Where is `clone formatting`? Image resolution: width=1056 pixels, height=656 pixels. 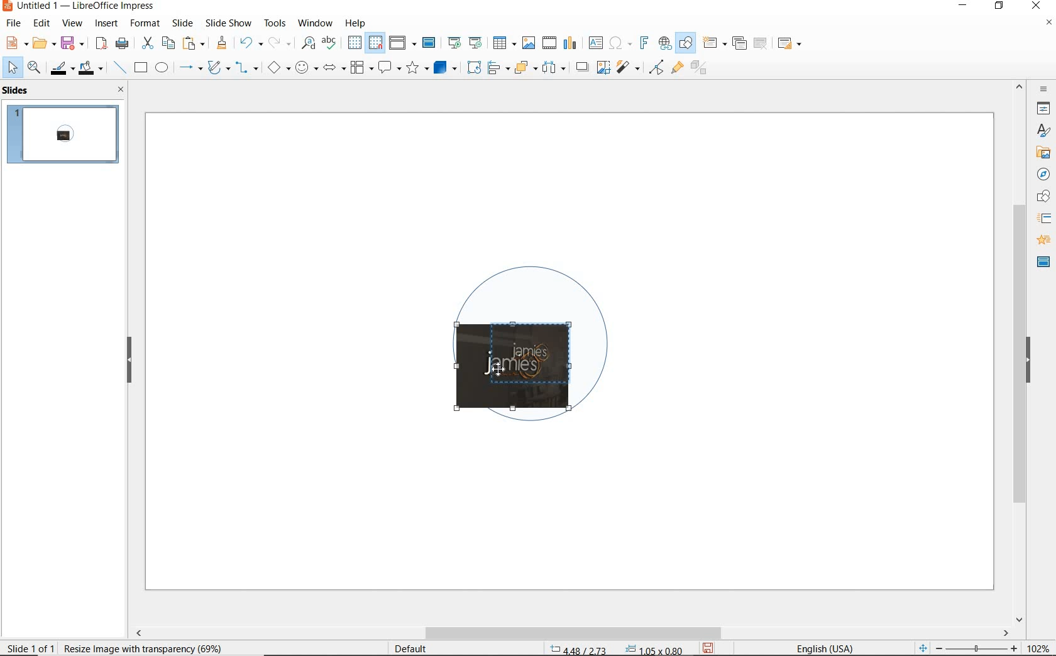
clone formatting is located at coordinates (222, 43).